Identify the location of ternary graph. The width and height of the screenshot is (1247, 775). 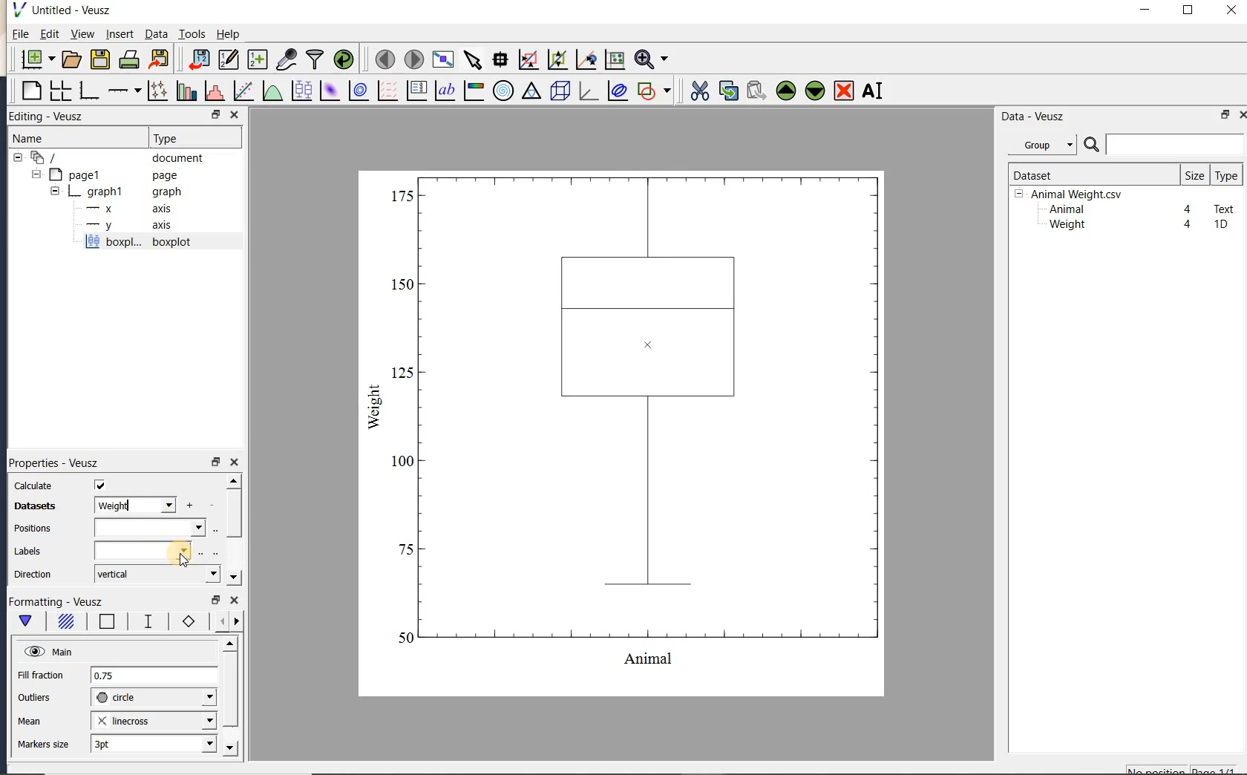
(531, 93).